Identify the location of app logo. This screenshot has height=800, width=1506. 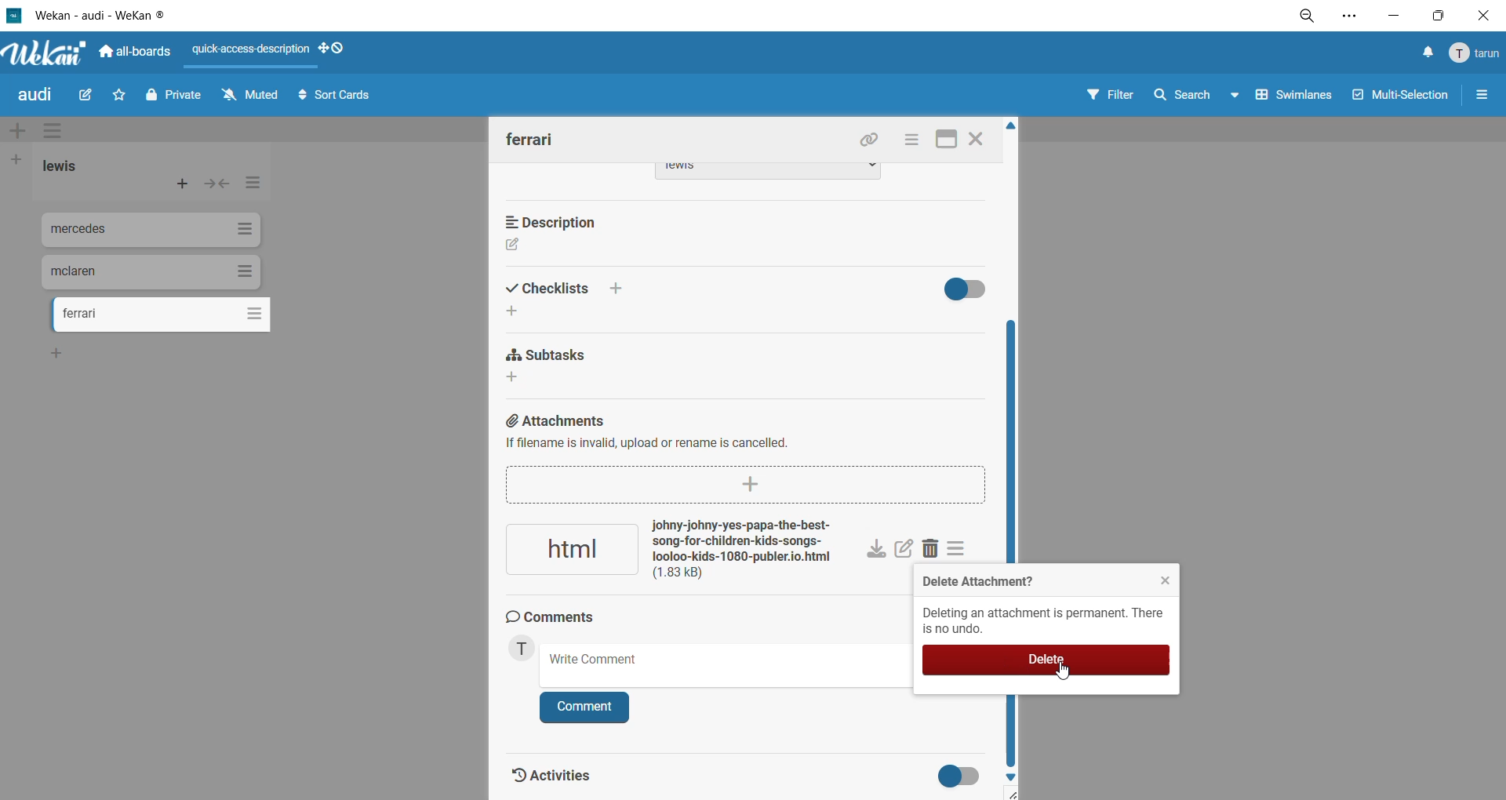
(43, 49).